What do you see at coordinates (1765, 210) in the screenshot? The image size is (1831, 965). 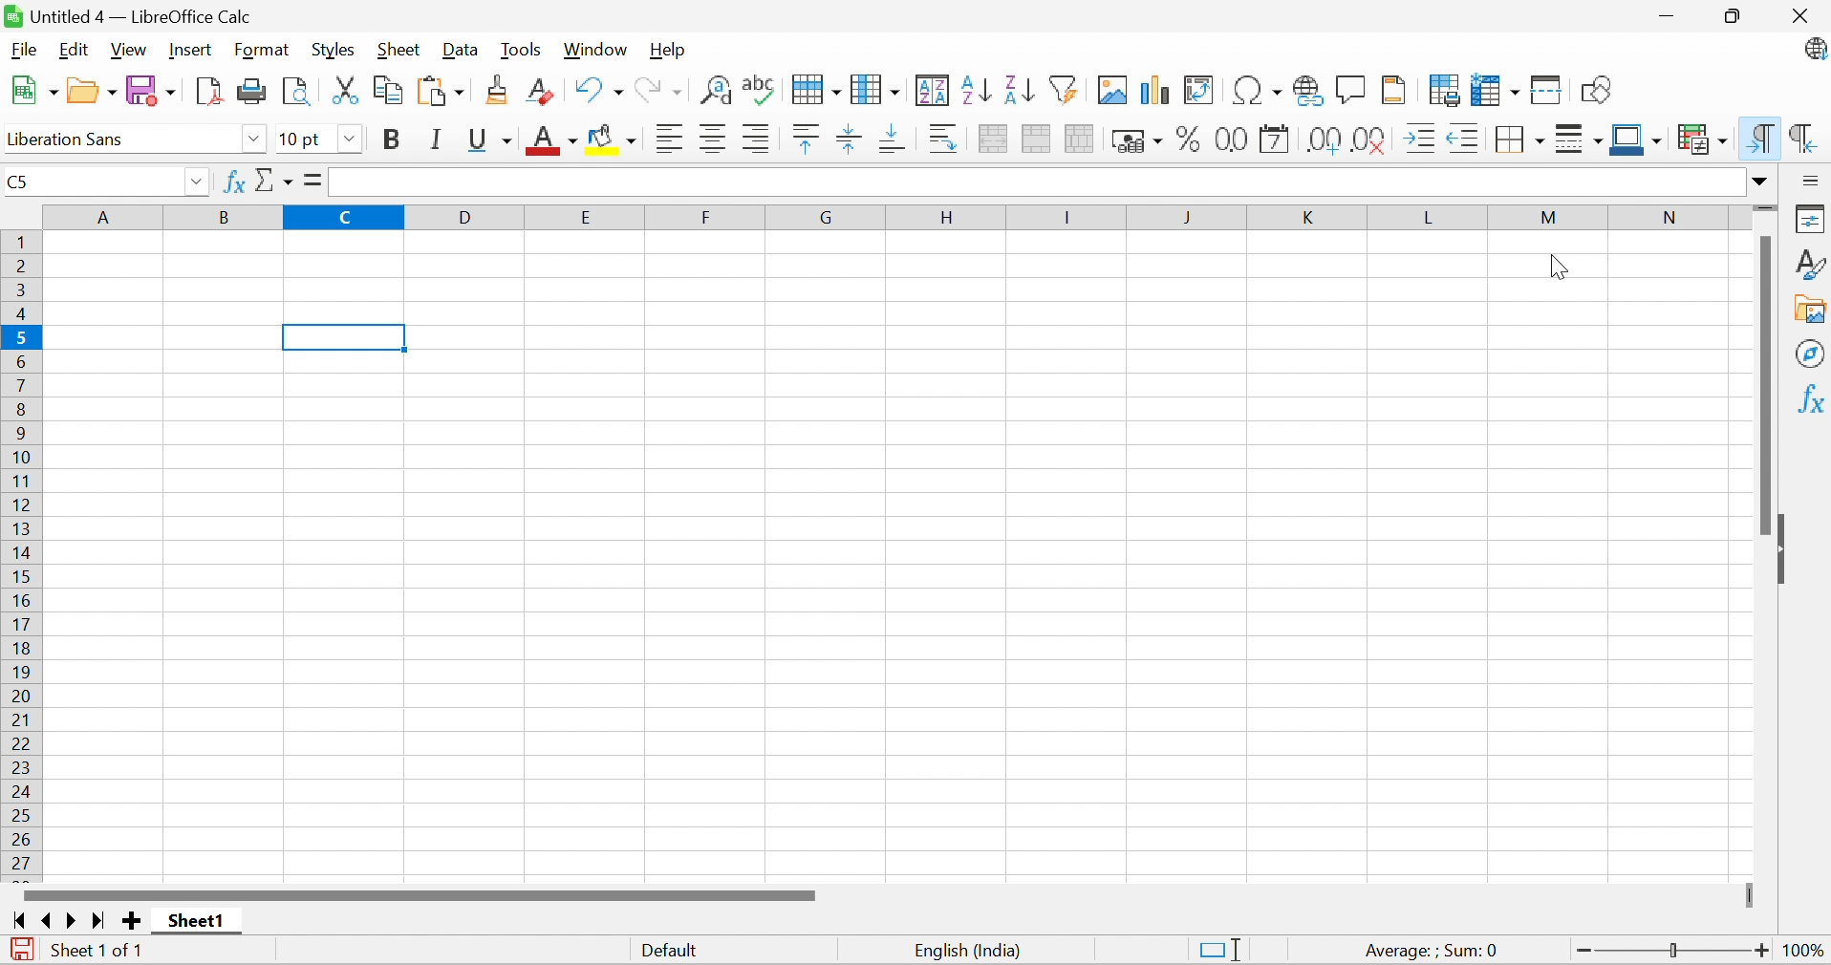 I see `Slider` at bounding box center [1765, 210].